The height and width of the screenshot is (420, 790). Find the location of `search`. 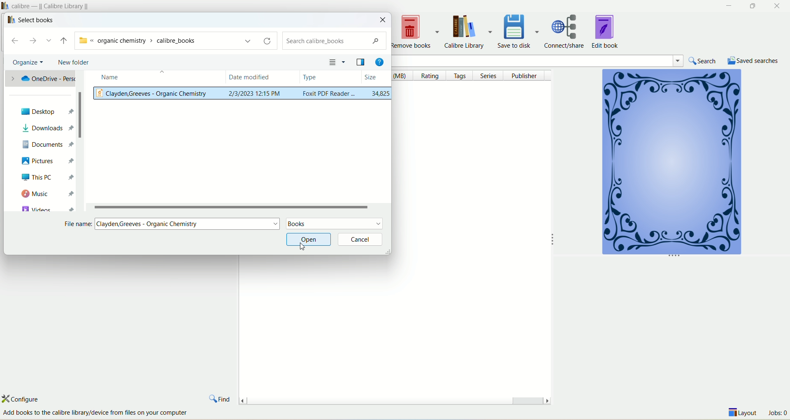

search is located at coordinates (704, 61).